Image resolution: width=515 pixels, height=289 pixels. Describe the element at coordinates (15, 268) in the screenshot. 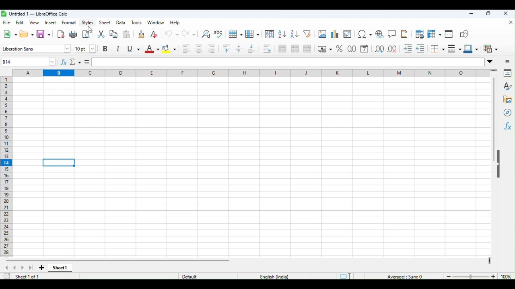

I see `Previous sheet` at that location.